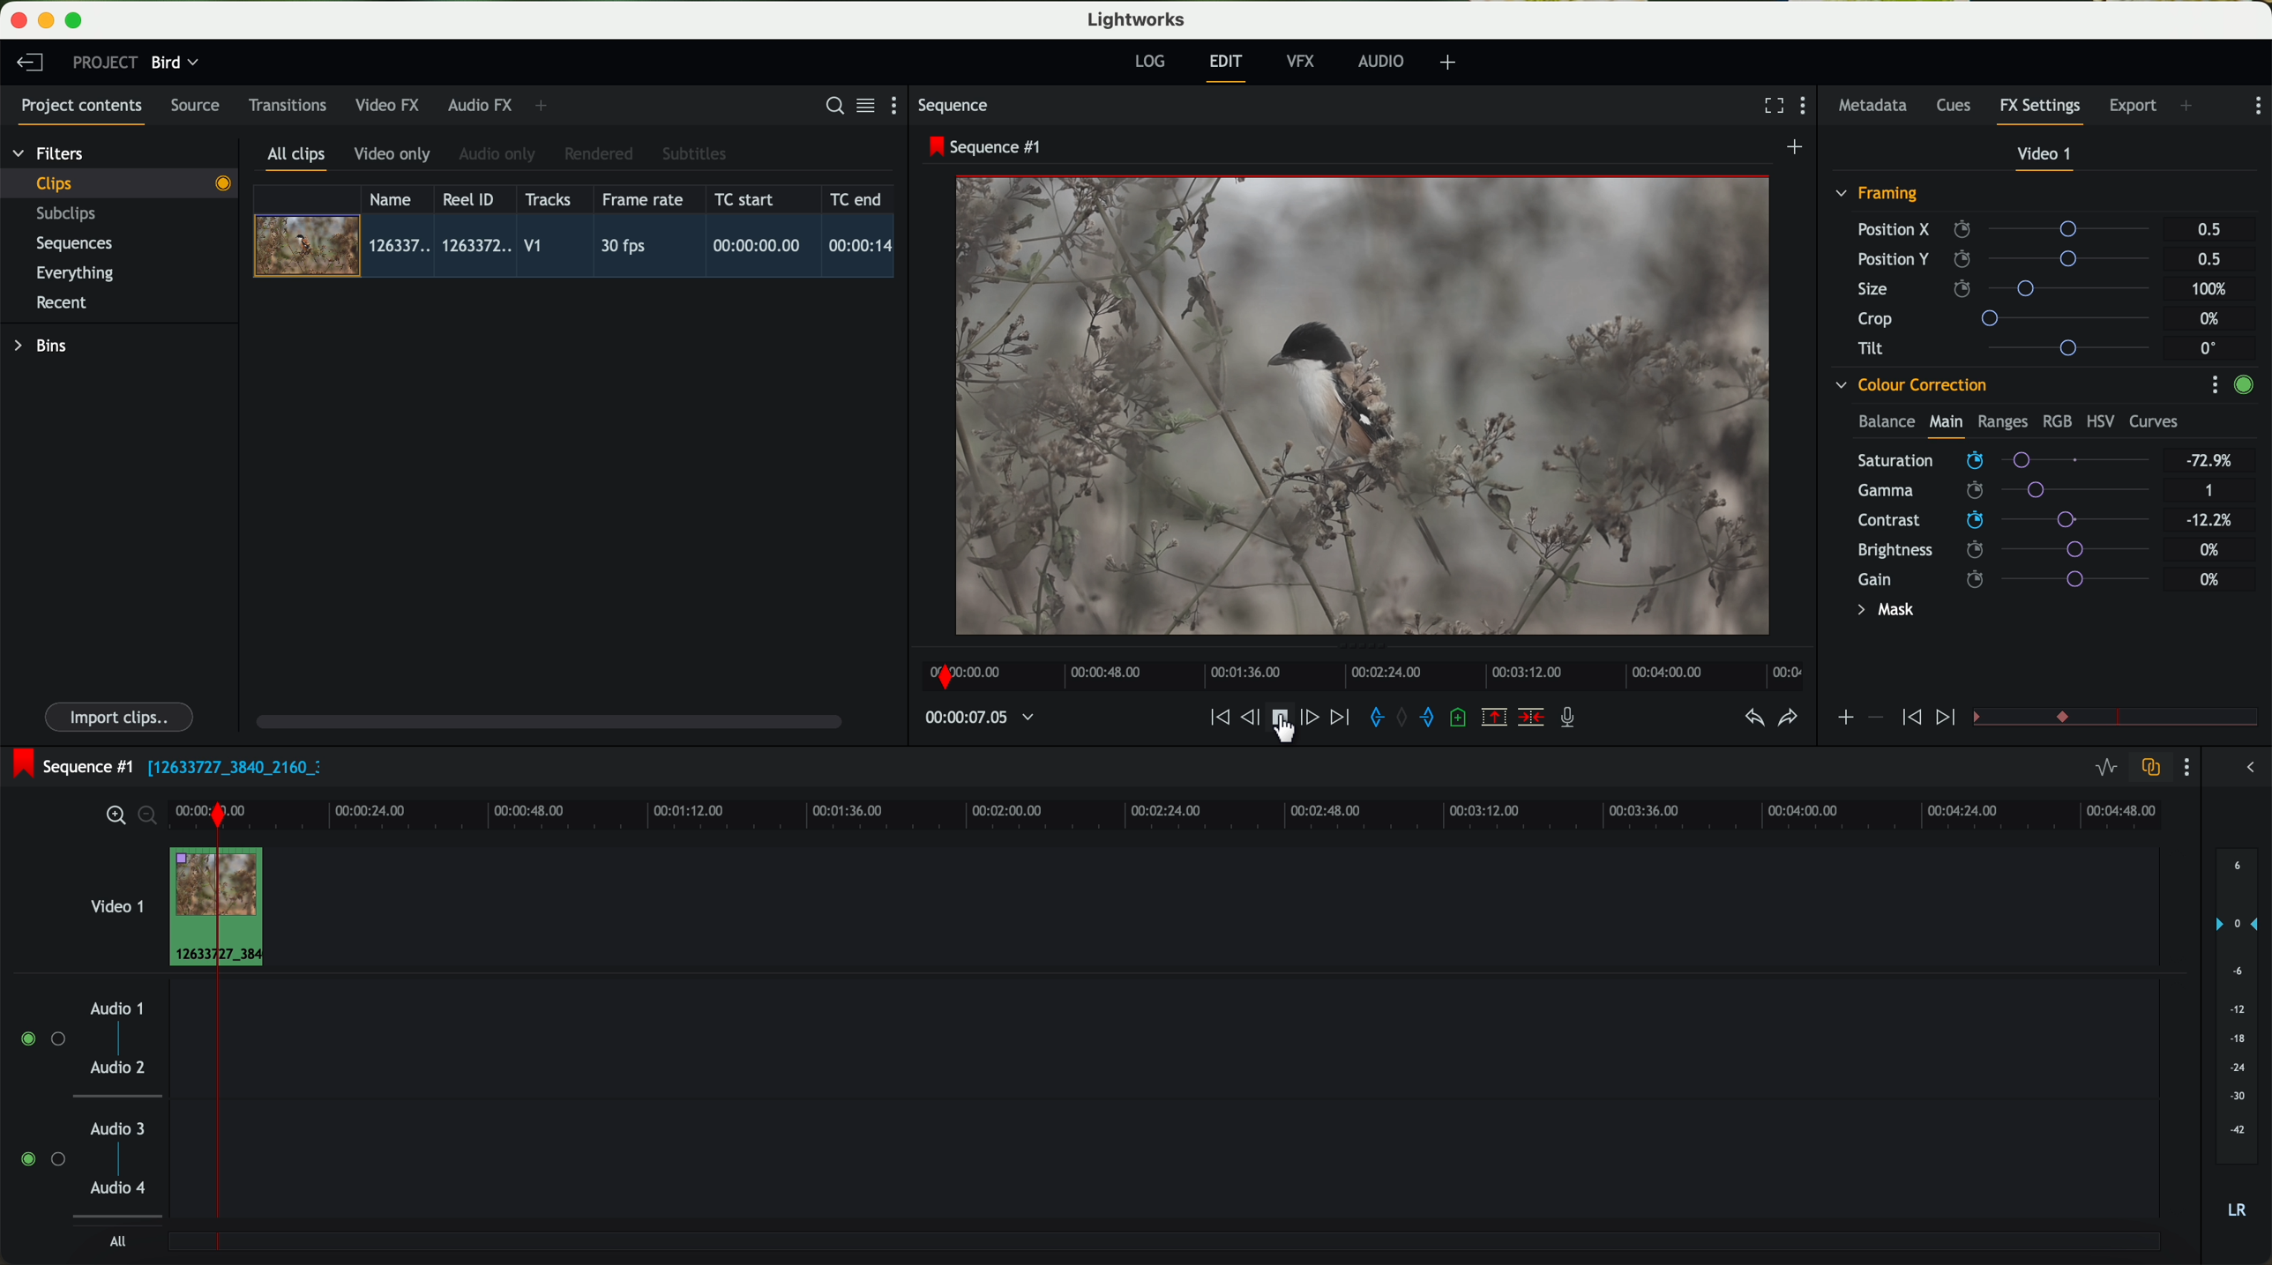 The width and height of the screenshot is (2272, 1265). What do you see at coordinates (746, 198) in the screenshot?
I see `TC start` at bounding box center [746, 198].